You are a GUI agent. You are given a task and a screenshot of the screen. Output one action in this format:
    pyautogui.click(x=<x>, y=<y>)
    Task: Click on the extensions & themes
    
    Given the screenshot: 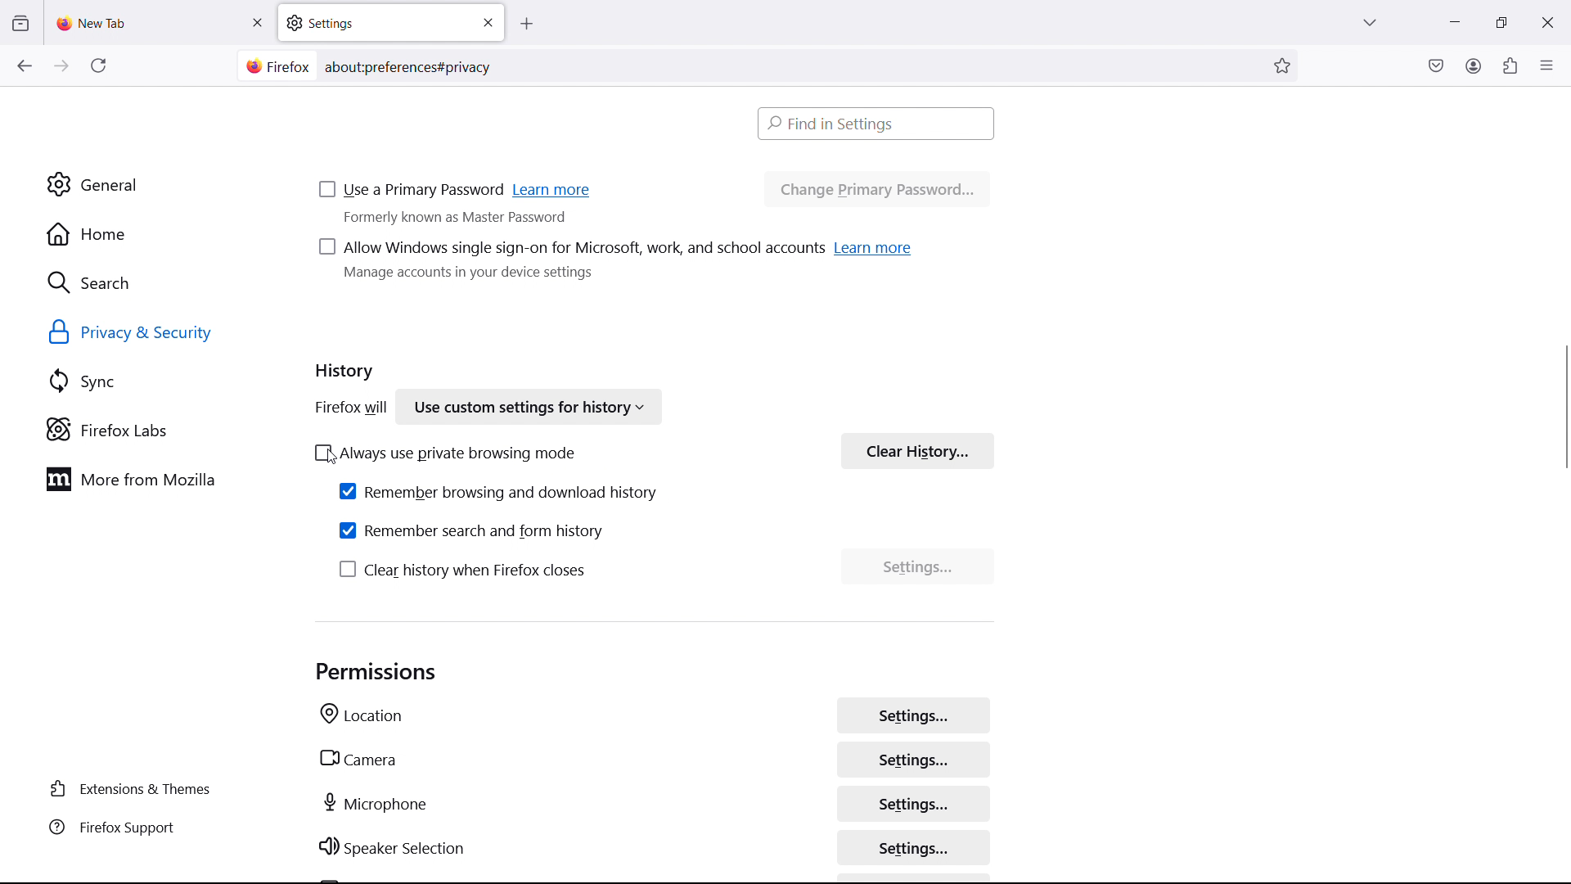 What is the action you would take?
    pyautogui.click(x=134, y=789)
    